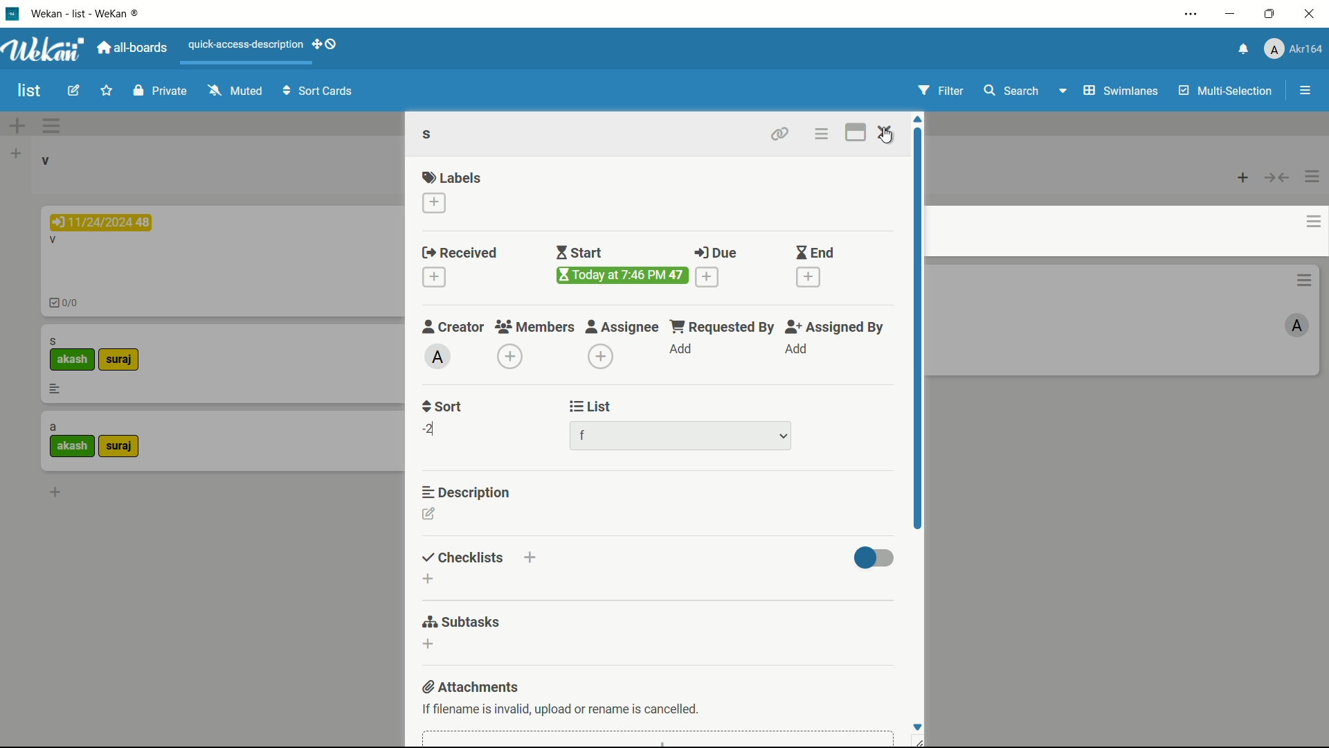 This screenshot has height=748, width=1329. Describe the element at coordinates (55, 389) in the screenshot. I see `description` at that location.